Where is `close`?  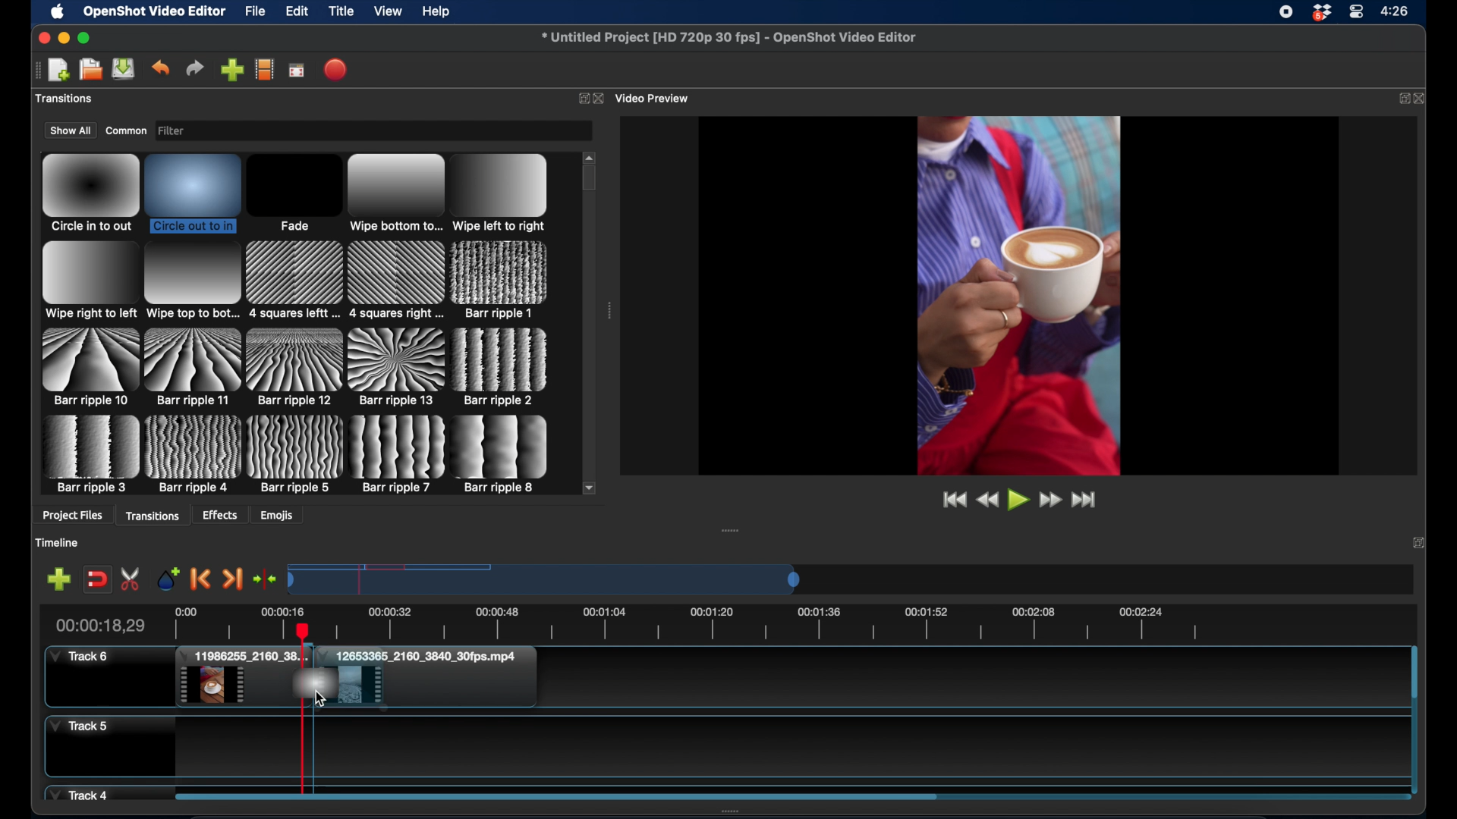
close is located at coordinates (41, 37).